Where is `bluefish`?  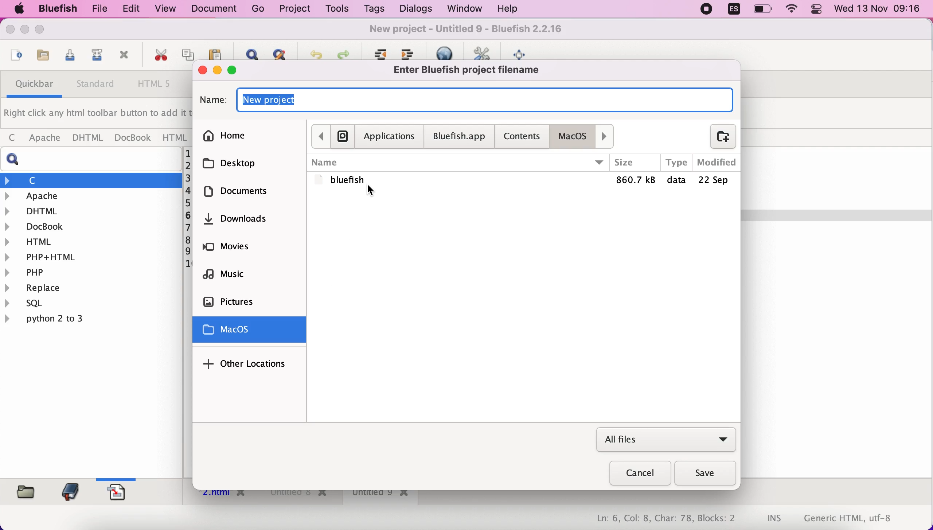 bluefish is located at coordinates (54, 8).